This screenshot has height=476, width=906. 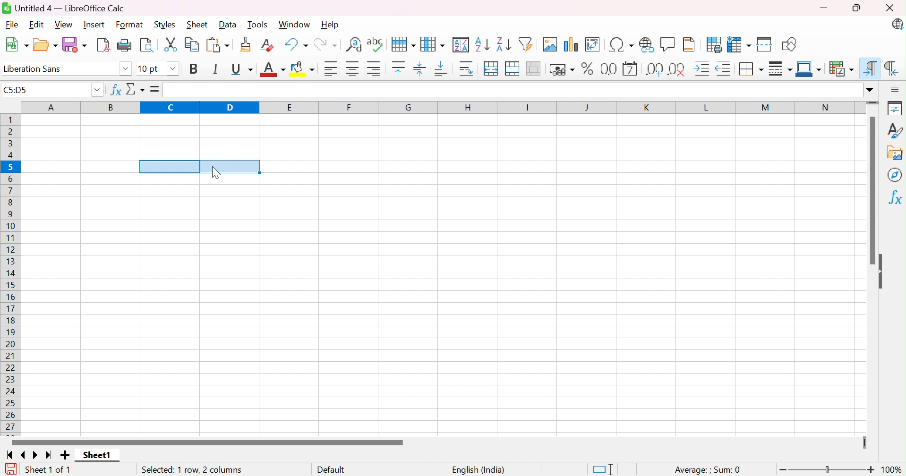 I want to click on C5:D5, so click(x=19, y=91).